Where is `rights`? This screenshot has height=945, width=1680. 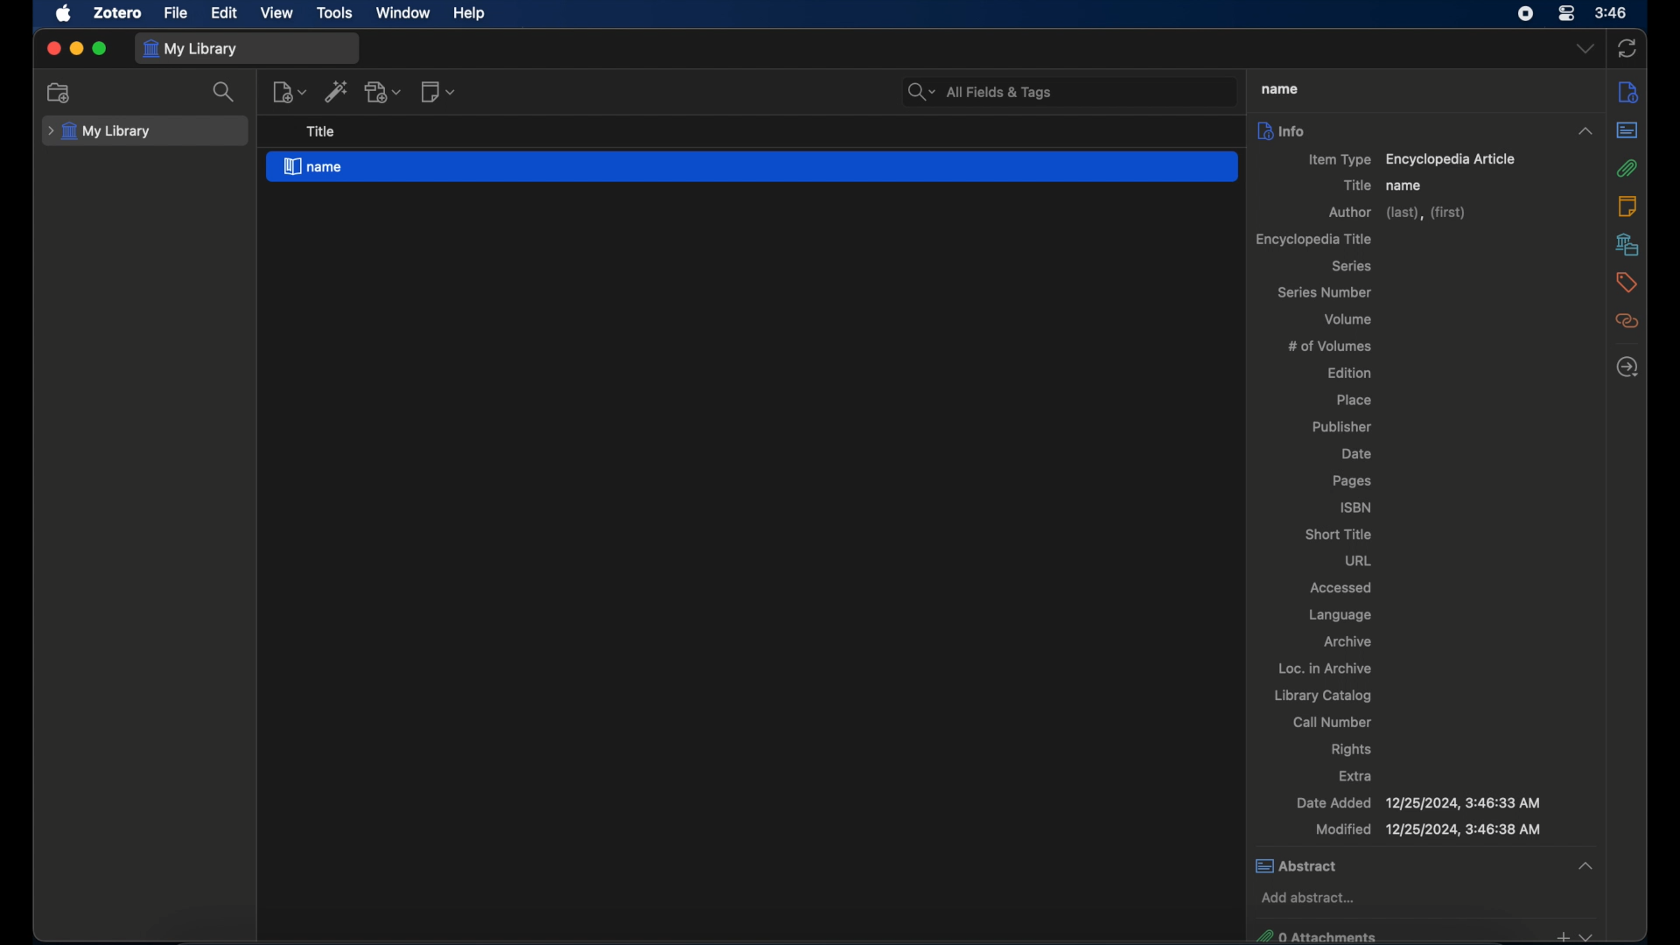 rights is located at coordinates (1354, 749).